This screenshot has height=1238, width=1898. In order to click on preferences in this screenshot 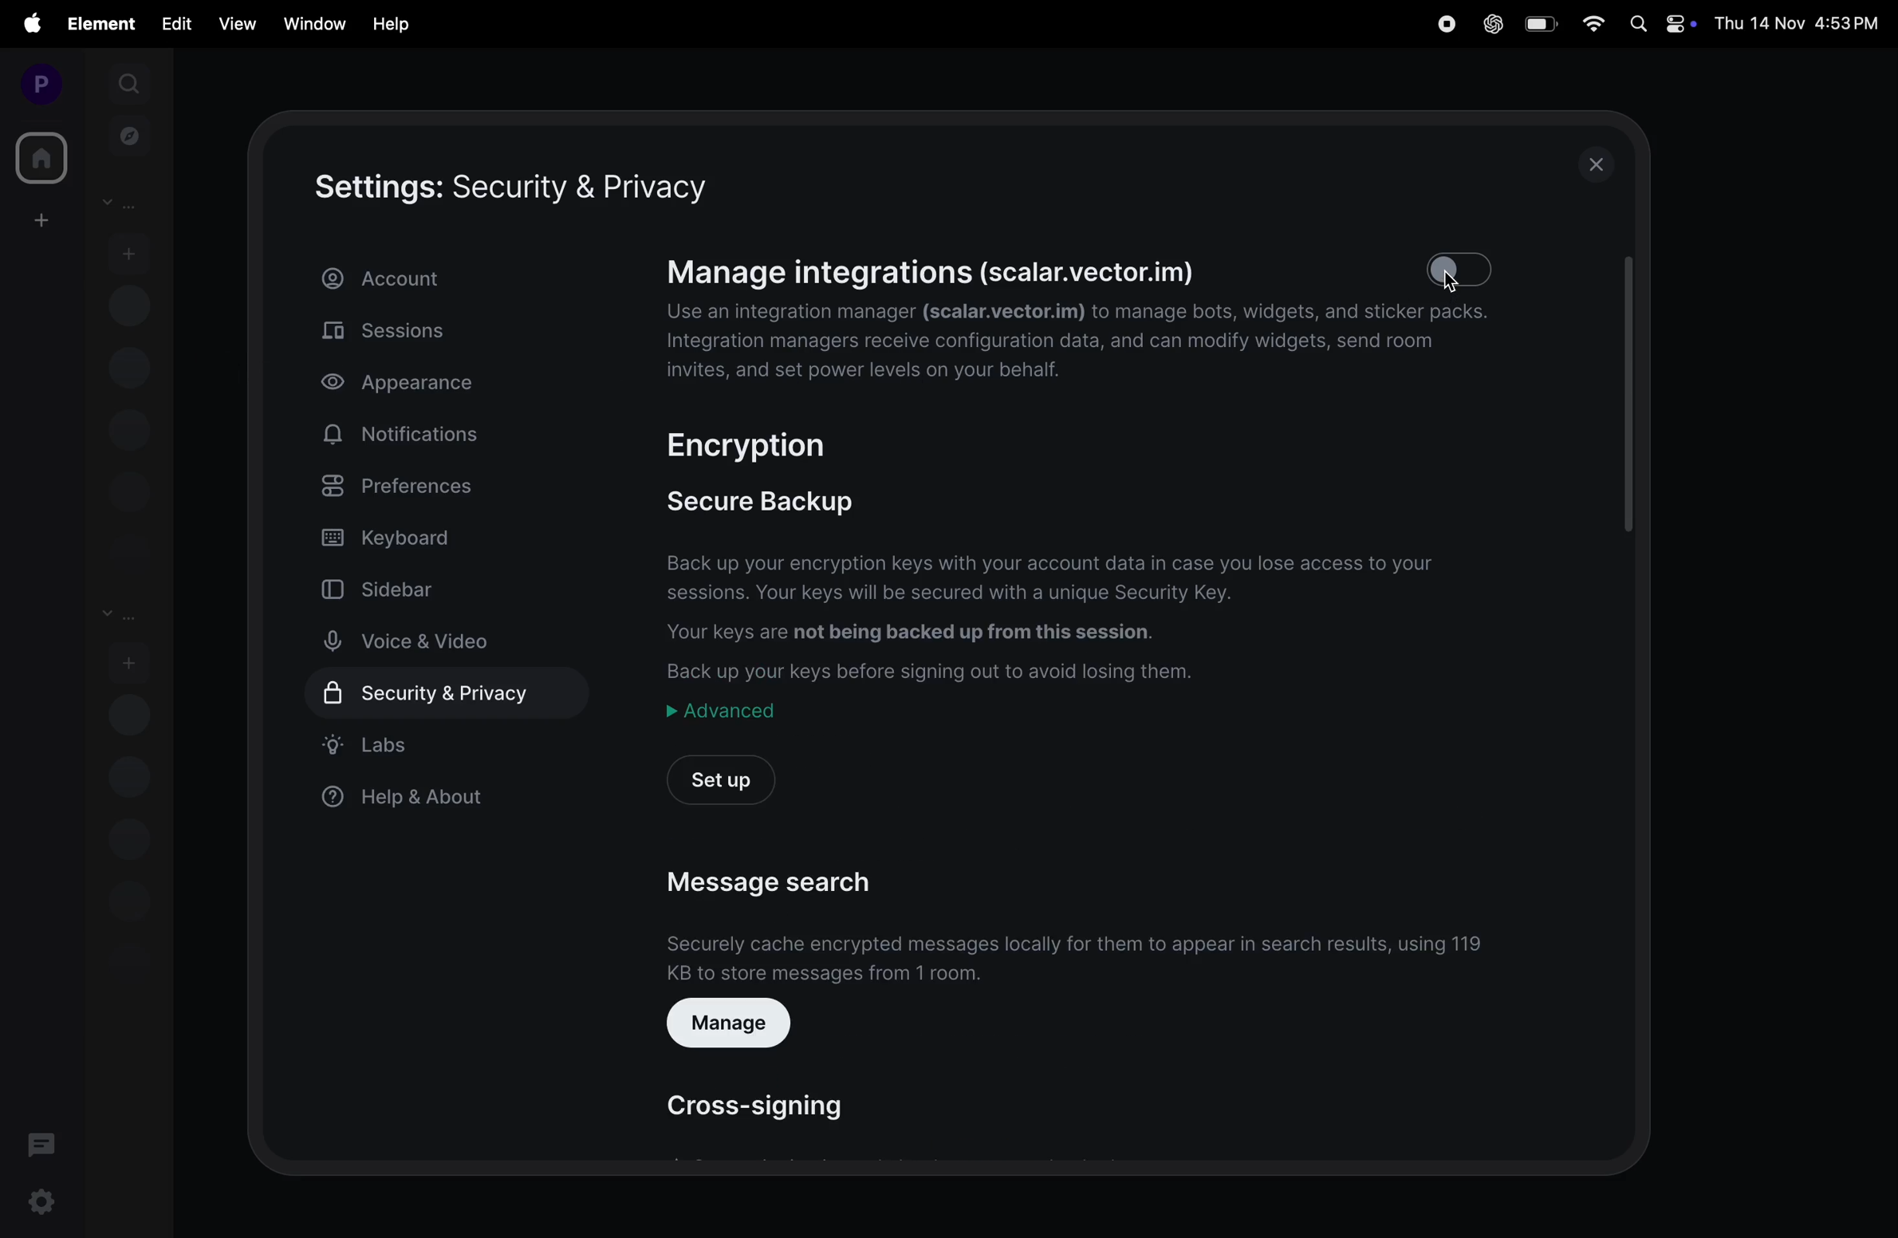, I will do `click(392, 489)`.